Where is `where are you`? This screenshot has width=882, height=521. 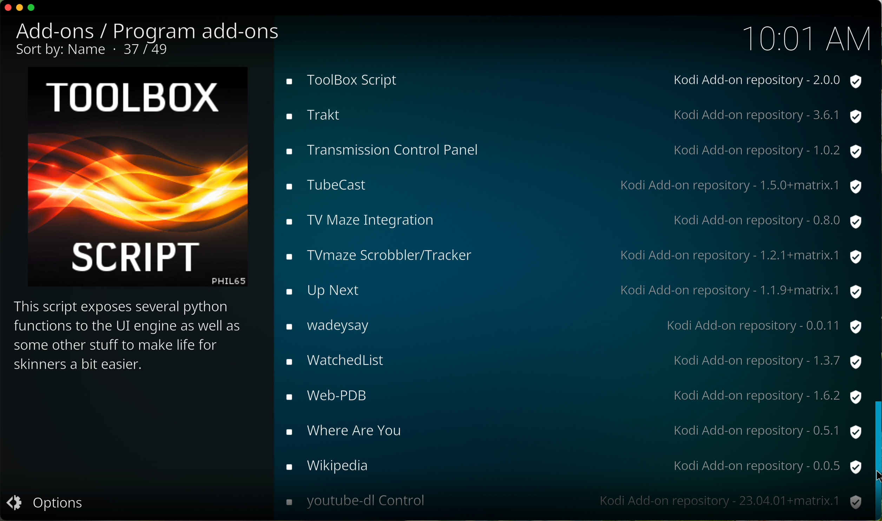 where are you is located at coordinates (575, 430).